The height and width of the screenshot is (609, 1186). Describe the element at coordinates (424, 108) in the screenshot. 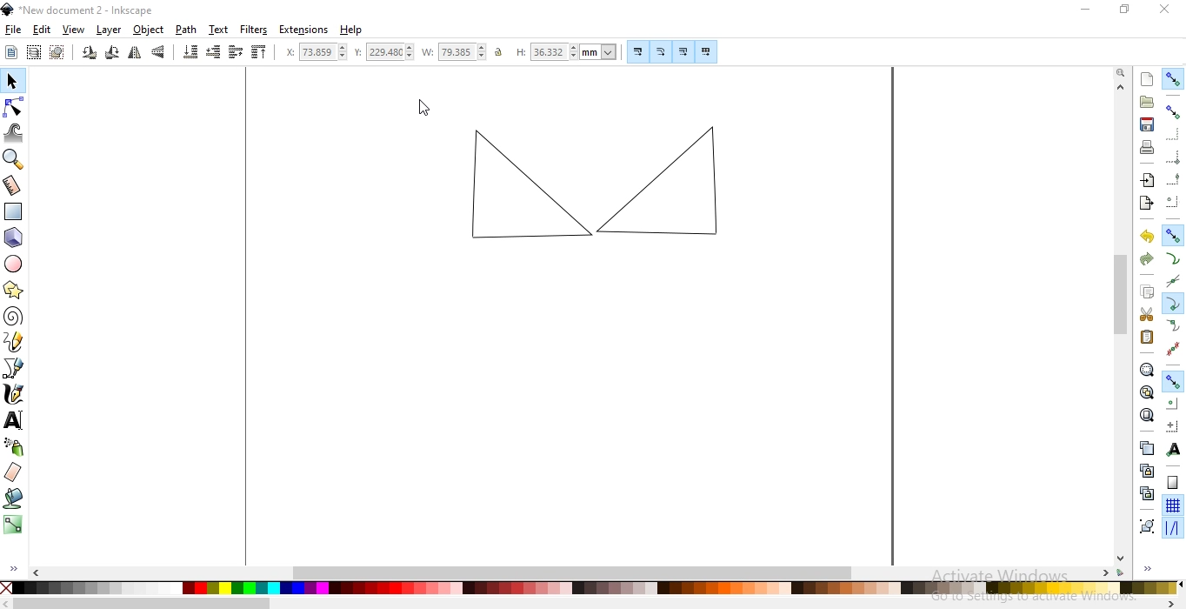

I see `cursor` at that location.